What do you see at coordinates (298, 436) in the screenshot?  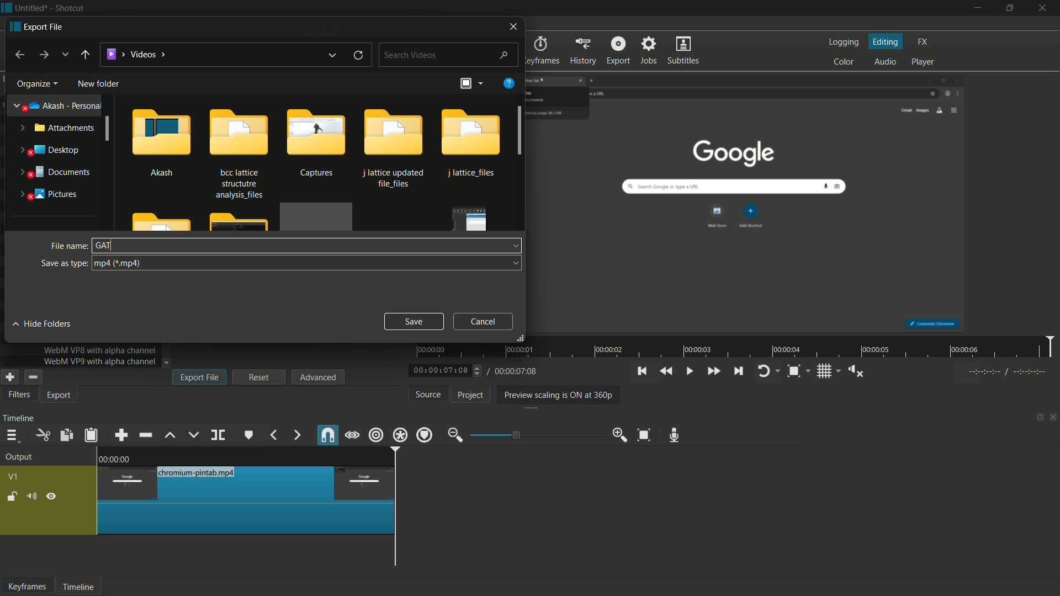 I see `next marker` at bounding box center [298, 436].